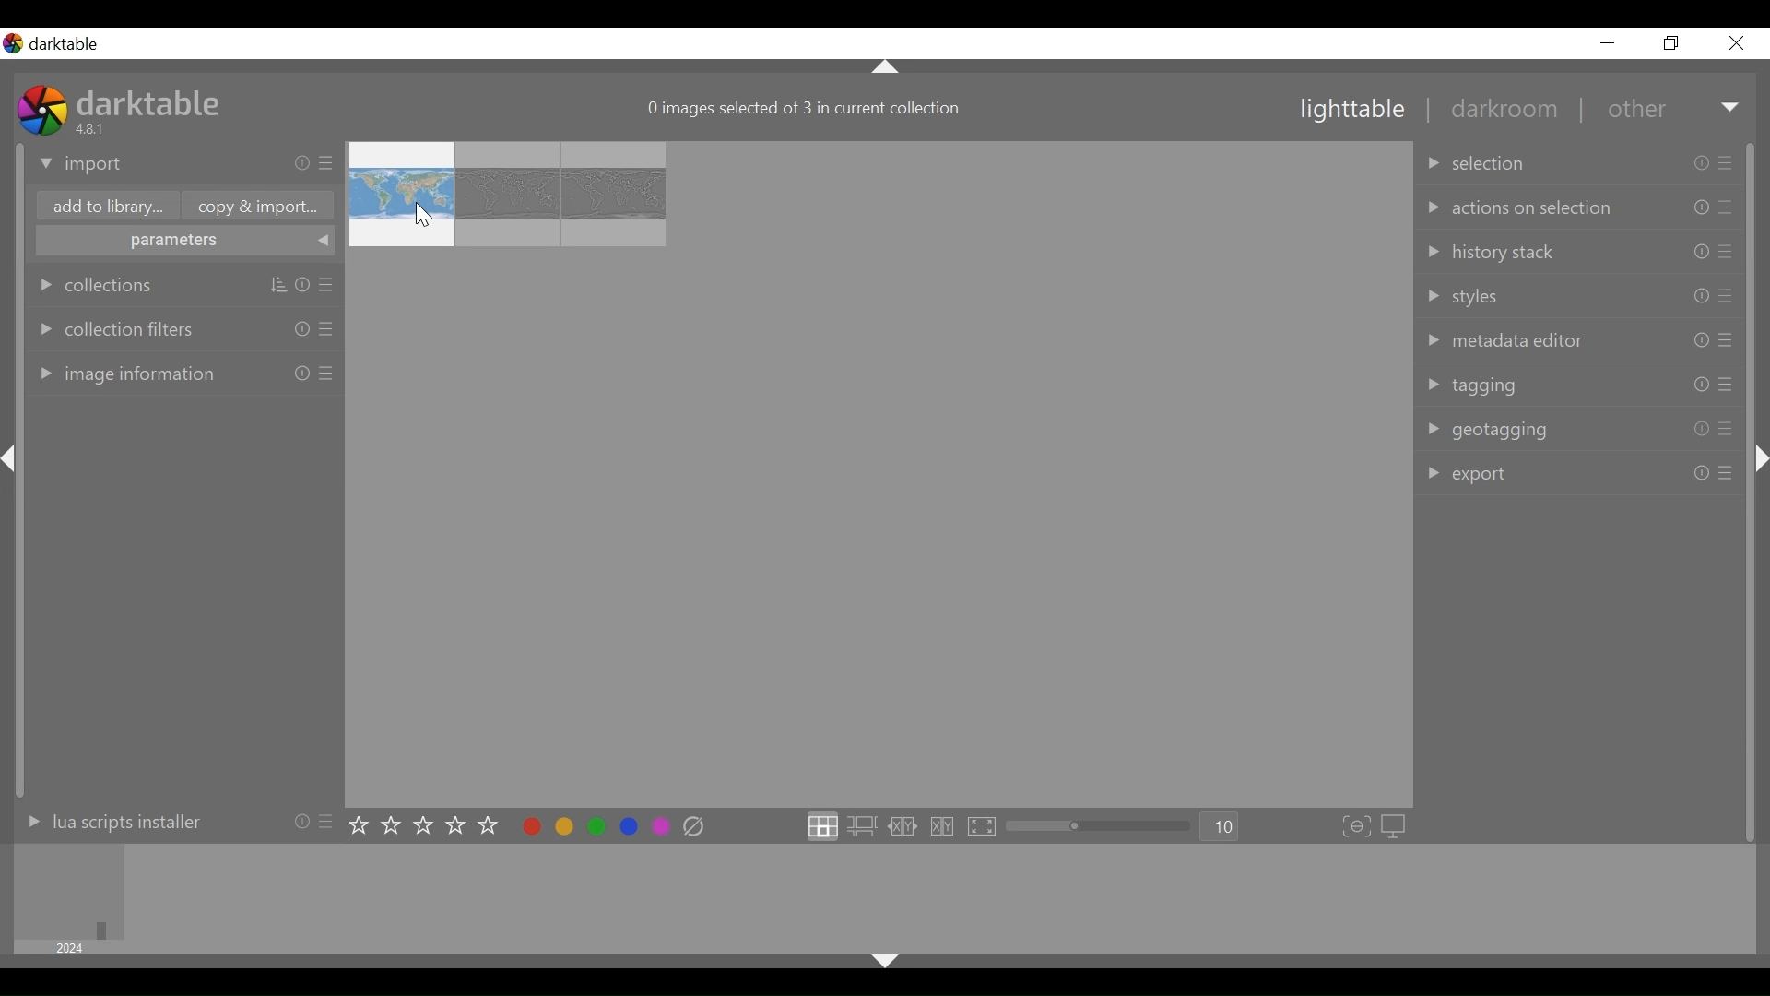 The width and height of the screenshot is (1770, 996). I want to click on darktable, so click(152, 103).